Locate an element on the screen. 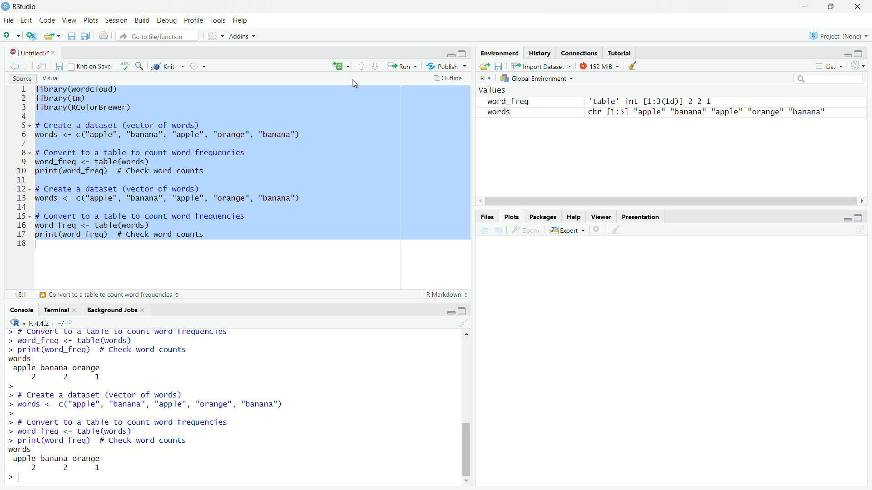  Profile is located at coordinates (194, 21).